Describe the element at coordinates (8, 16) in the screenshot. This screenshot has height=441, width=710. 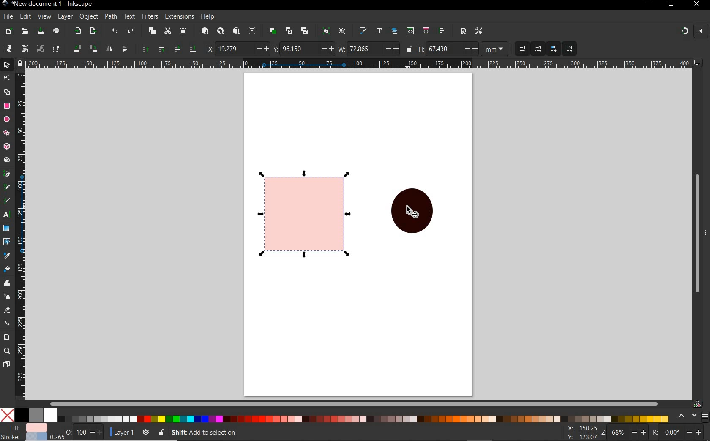
I see `file` at that location.